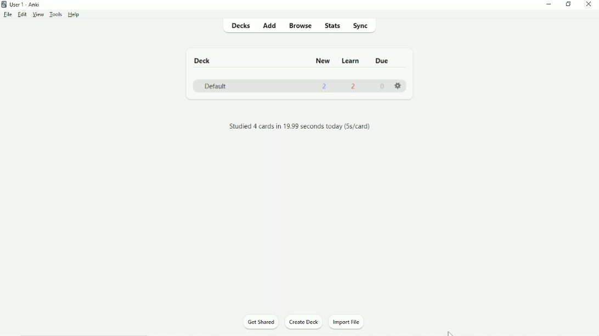 The image size is (599, 336). Describe the element at coordinates (303, 127) in the screenshot. I see `Studied 4 cards in 19.99 seconds today (5s/card).` at that location.